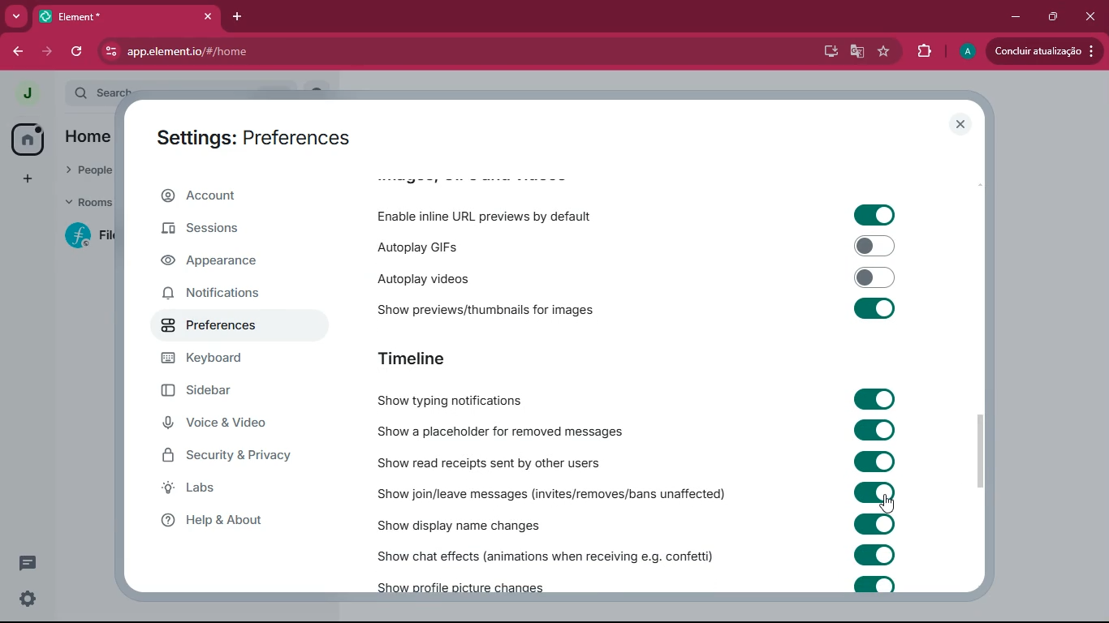 This screenshot has width=1109, height=623. Describe the element at coordinates (829, 52) in the screenshot. I see `desktop` at that location.